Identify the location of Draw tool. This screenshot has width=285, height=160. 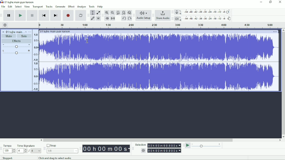
(93, 18).